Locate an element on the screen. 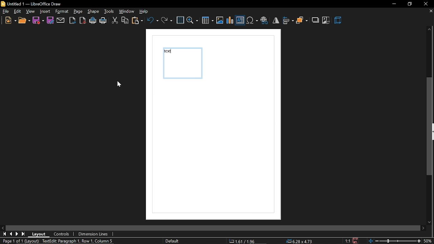  insert text is located at coordinates (240, 21).